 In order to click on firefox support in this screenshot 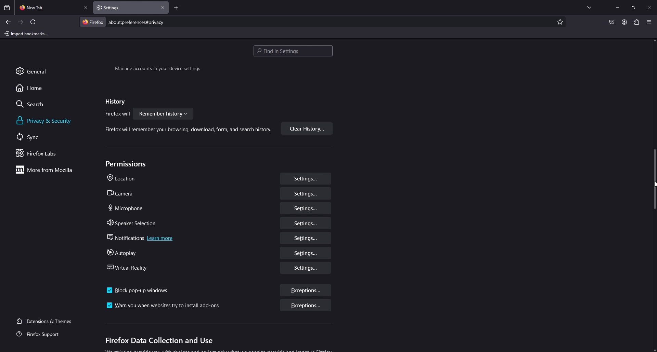, I will do `click(44, 335)`.